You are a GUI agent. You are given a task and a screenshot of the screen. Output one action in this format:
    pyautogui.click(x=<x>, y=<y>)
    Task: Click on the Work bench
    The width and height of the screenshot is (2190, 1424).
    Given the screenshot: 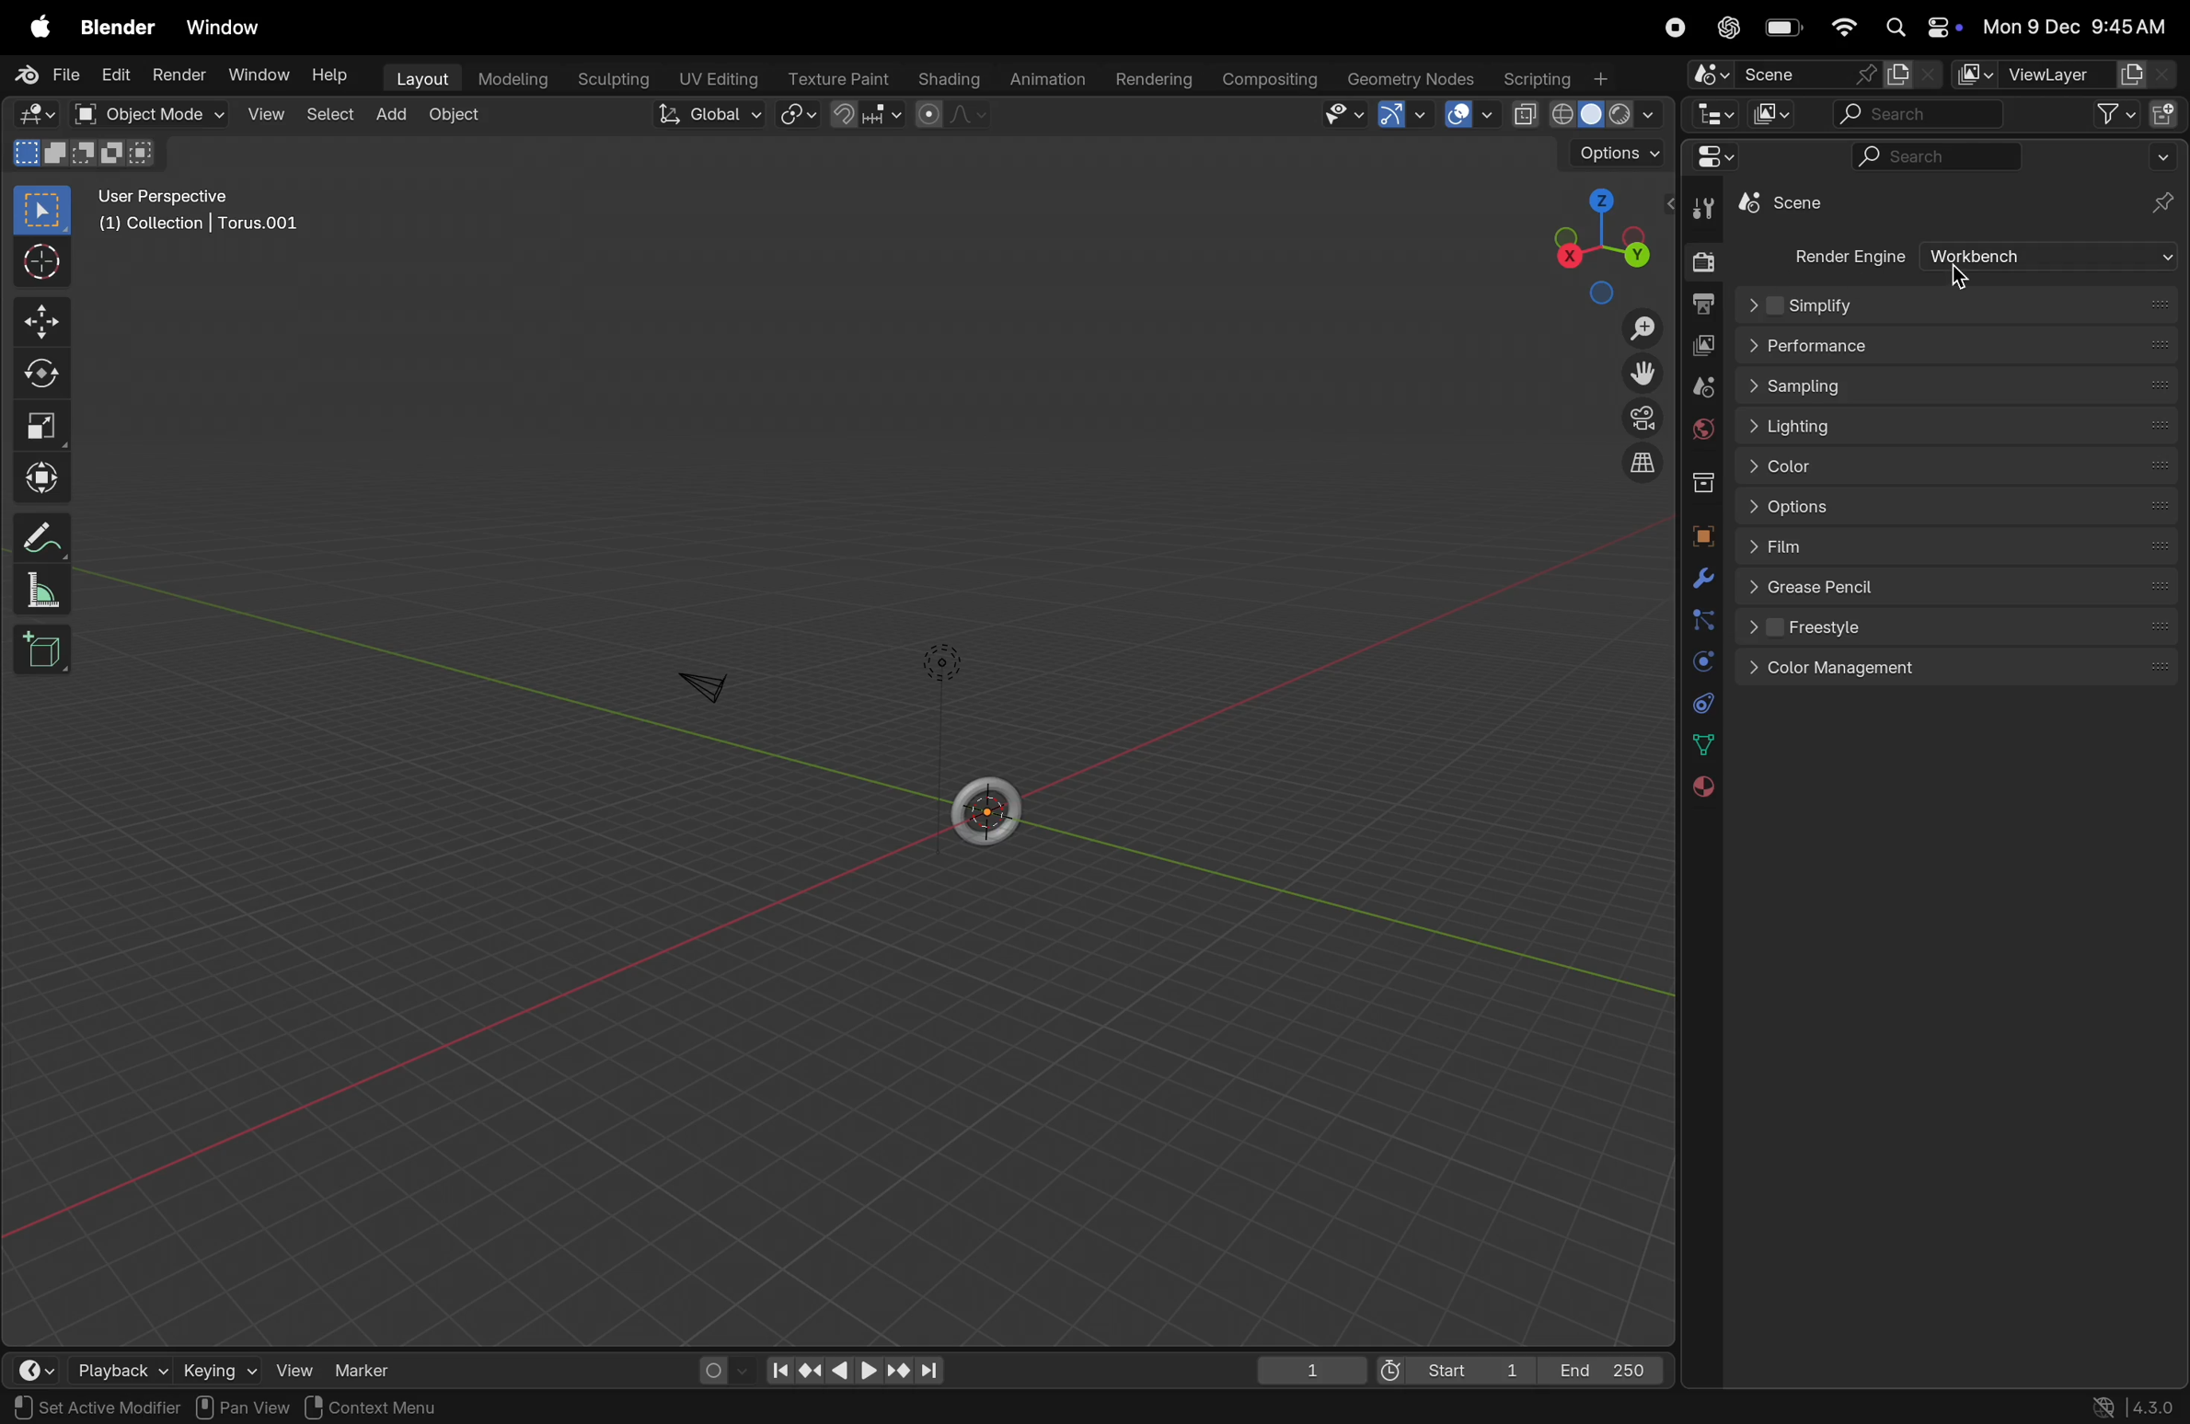 What is the action you would take?
    pyautogui.click(x=2051, y=258)
    